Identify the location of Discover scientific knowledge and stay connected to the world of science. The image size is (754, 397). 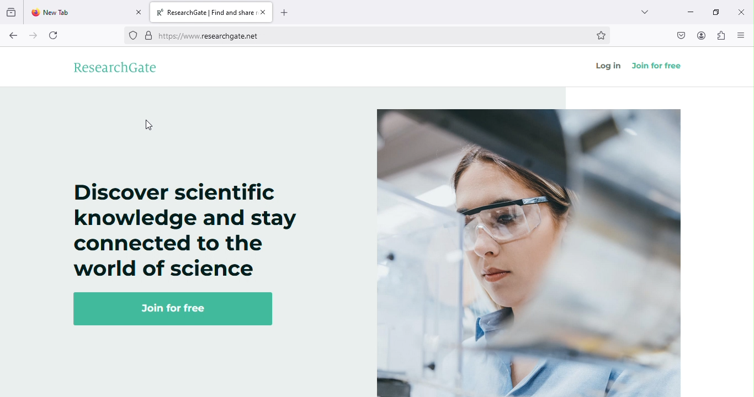
(185, 229).